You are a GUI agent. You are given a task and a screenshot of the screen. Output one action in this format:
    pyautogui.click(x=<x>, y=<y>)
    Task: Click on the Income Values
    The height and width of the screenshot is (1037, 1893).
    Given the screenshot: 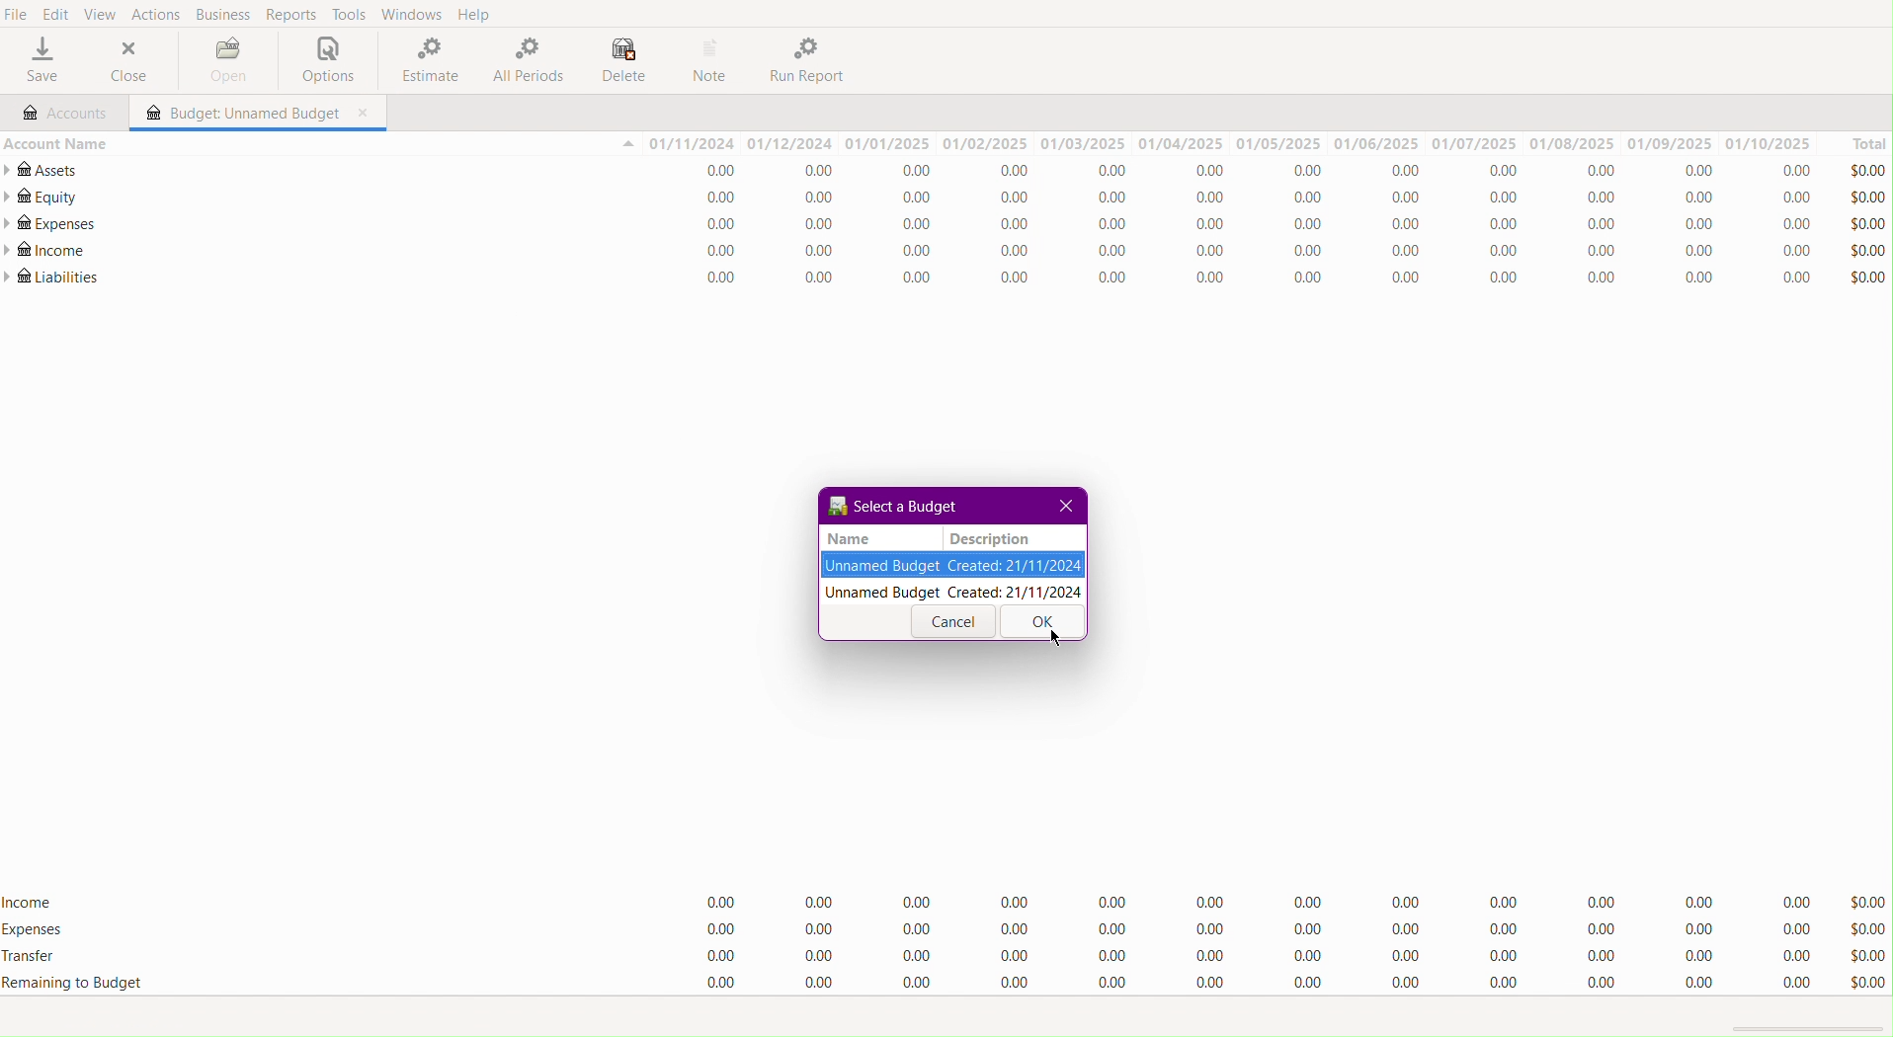 What is the action you would take?
    pyautogui.click(x=1260, y=899)
    